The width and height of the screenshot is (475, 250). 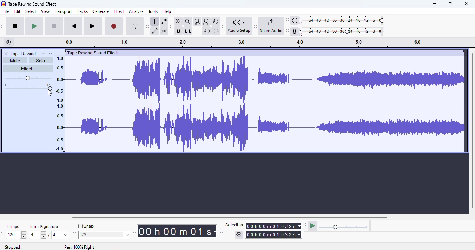 I want to click on open menu, so click(x=50, y=54).